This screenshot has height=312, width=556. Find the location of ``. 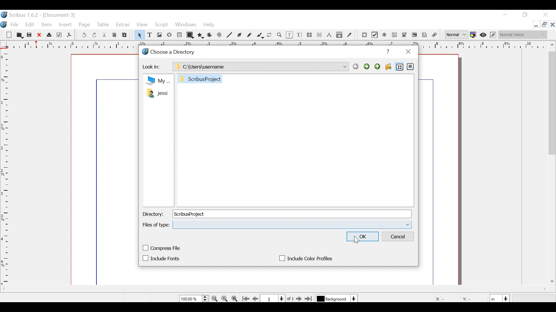

 is located at coordinates (506, 298).